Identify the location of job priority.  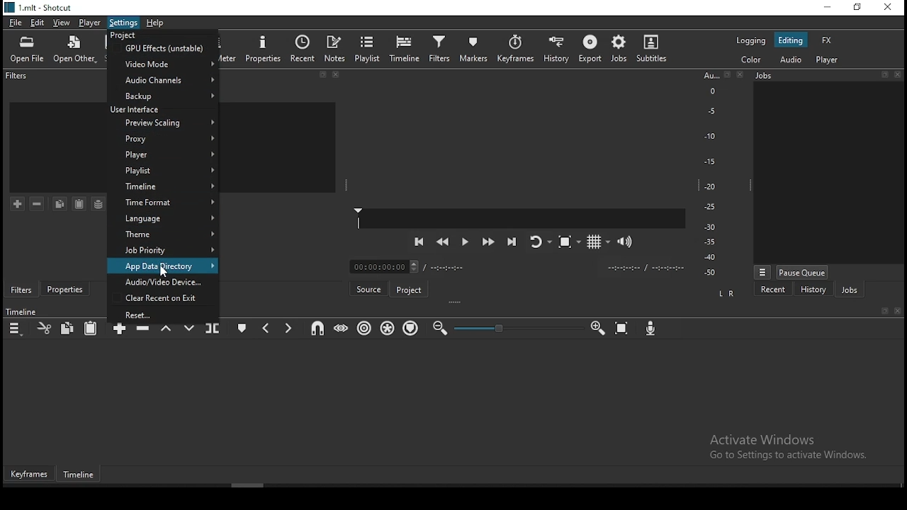
(163, 249).